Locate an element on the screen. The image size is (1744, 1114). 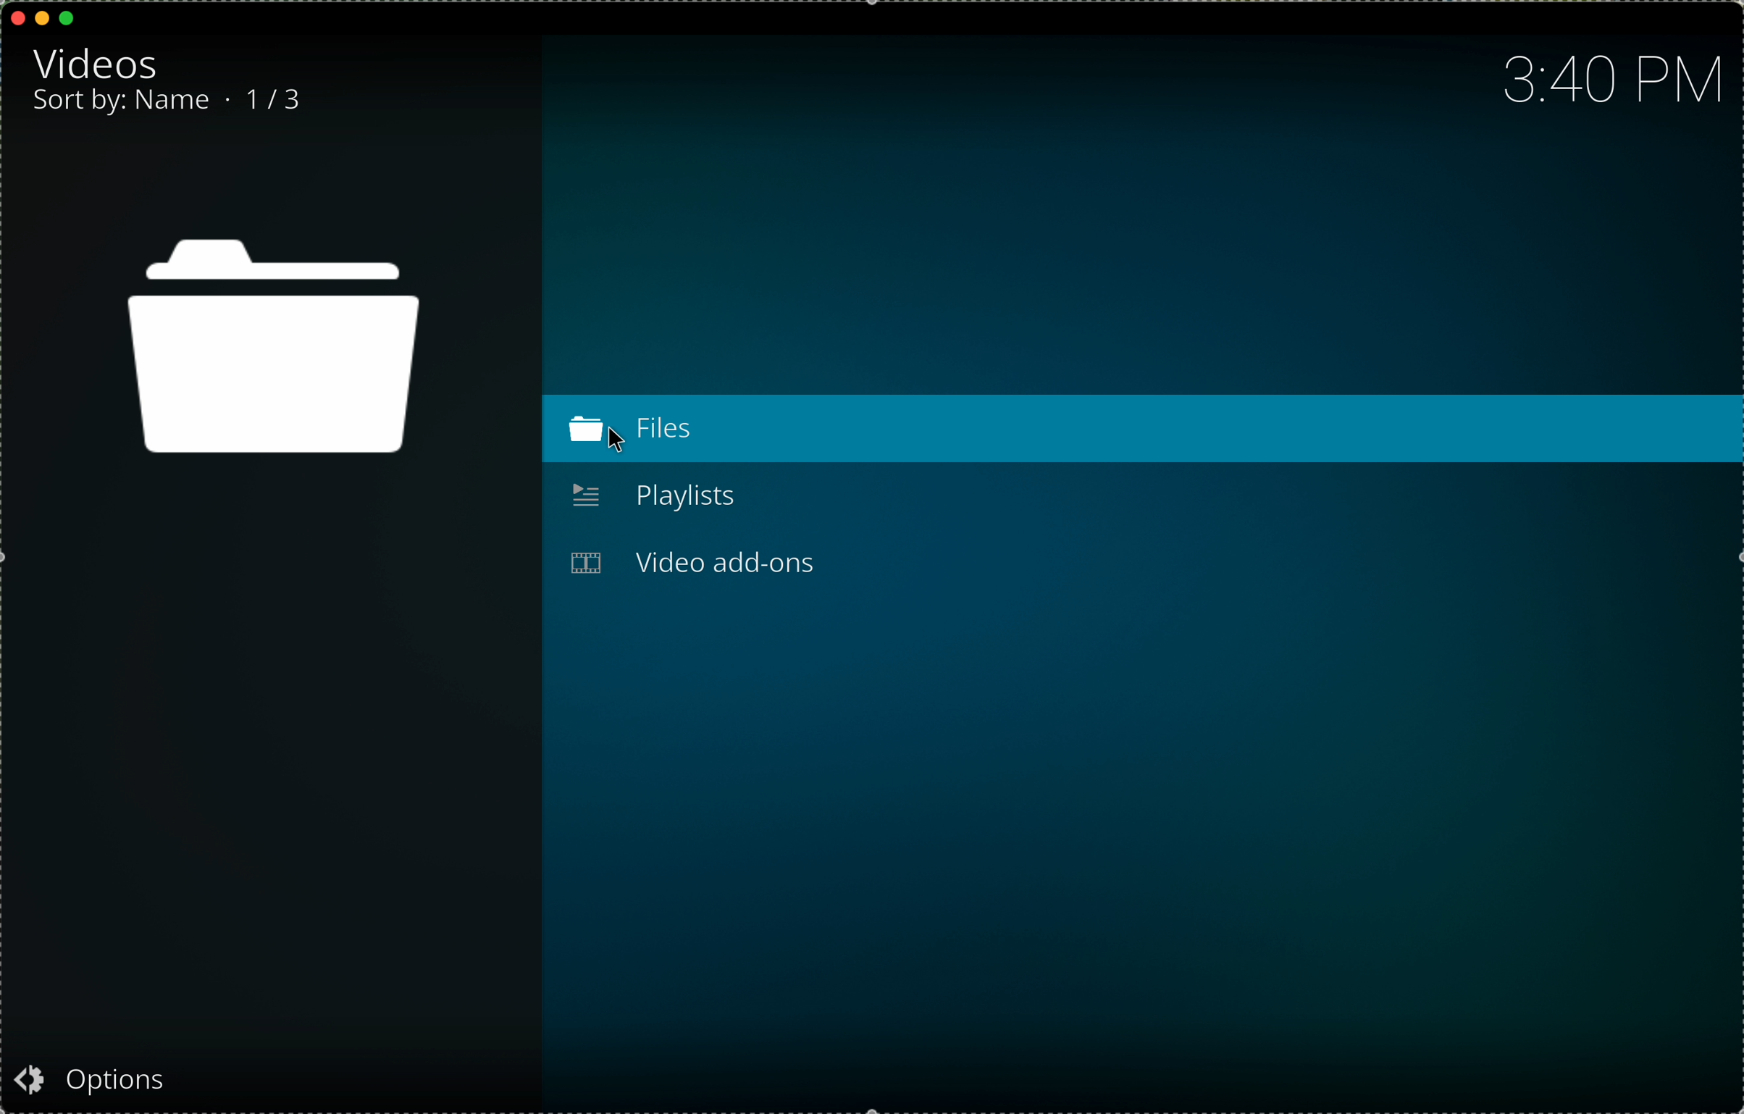
maximise is located at coordinates (68, 18).